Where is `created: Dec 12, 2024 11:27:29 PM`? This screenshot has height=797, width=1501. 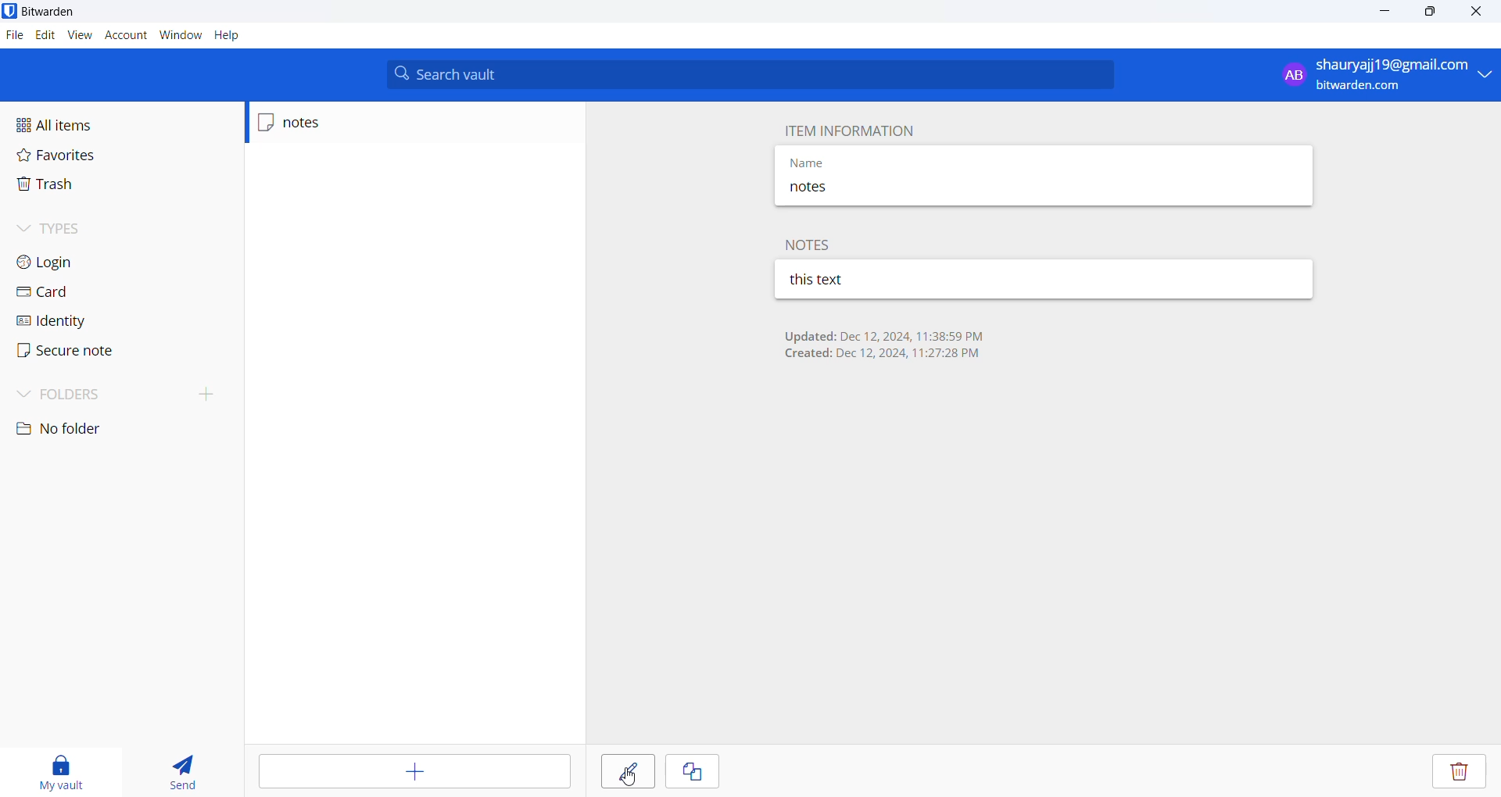 created: Dec 12, 2024 11:27:29 PM is located at coordinates (883, 356).